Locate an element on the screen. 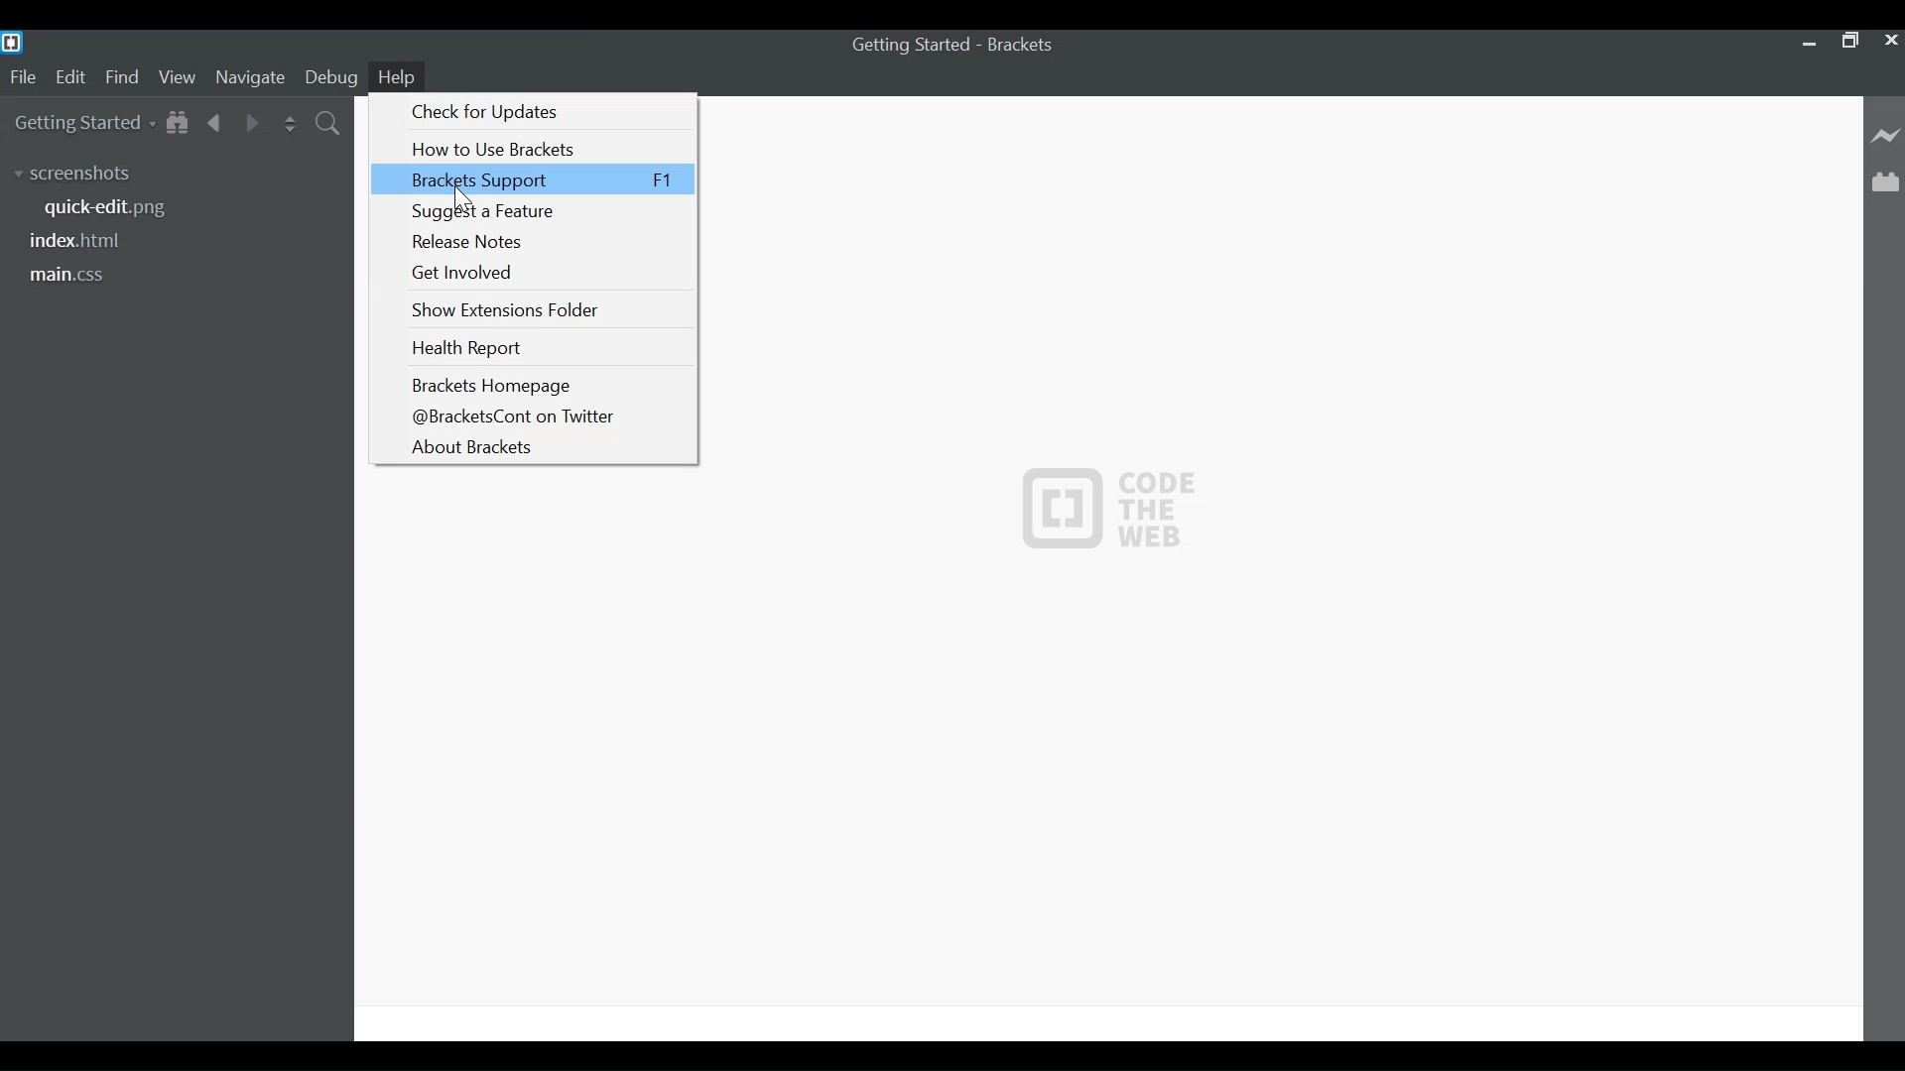  Split the Editor Vertically or Horizontally is located at coordinates (289, 122).